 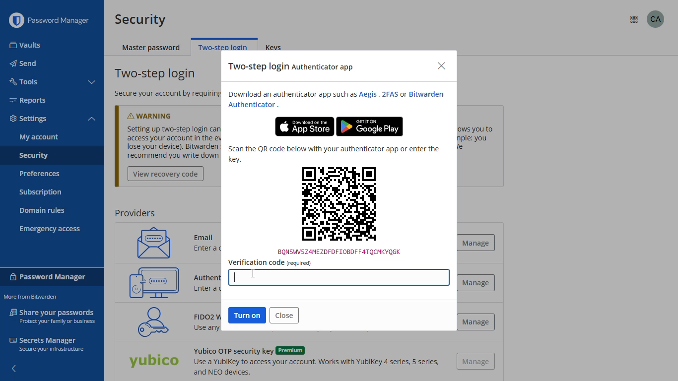 I want to click on Email, so click(x=207, y=235).